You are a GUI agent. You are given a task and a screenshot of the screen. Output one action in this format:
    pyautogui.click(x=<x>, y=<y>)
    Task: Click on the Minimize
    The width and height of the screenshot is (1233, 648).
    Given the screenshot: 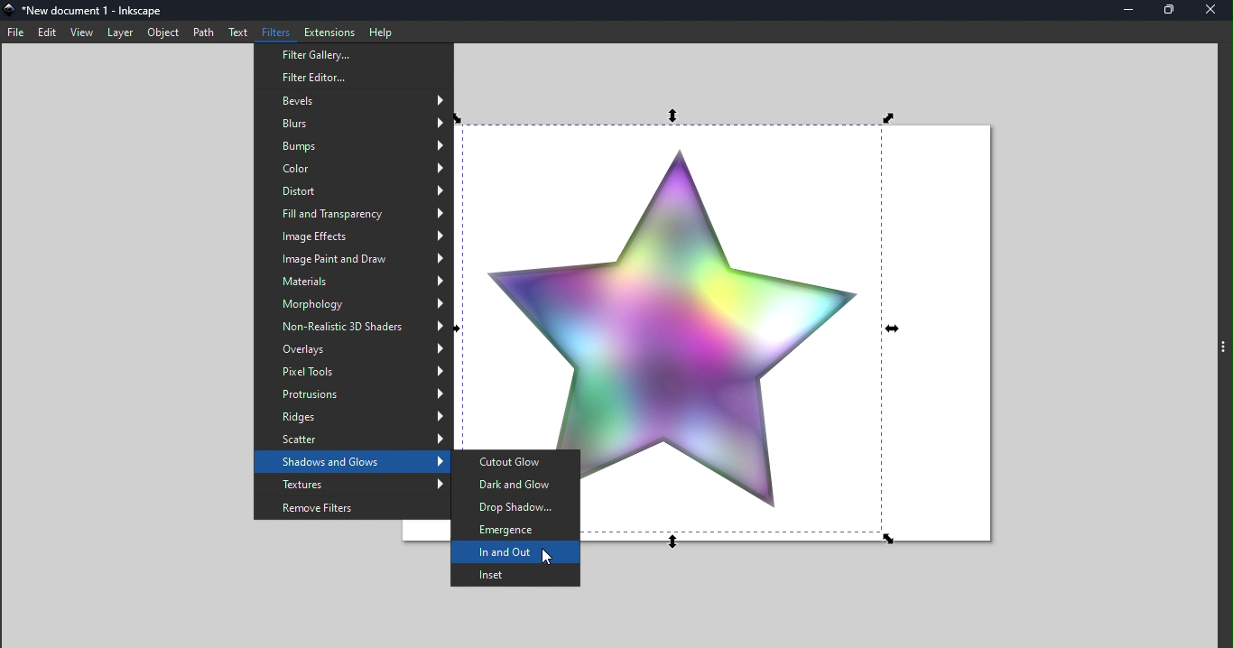 What is the action you would take?
    pyautogui.click(x=1124, y=11)
    